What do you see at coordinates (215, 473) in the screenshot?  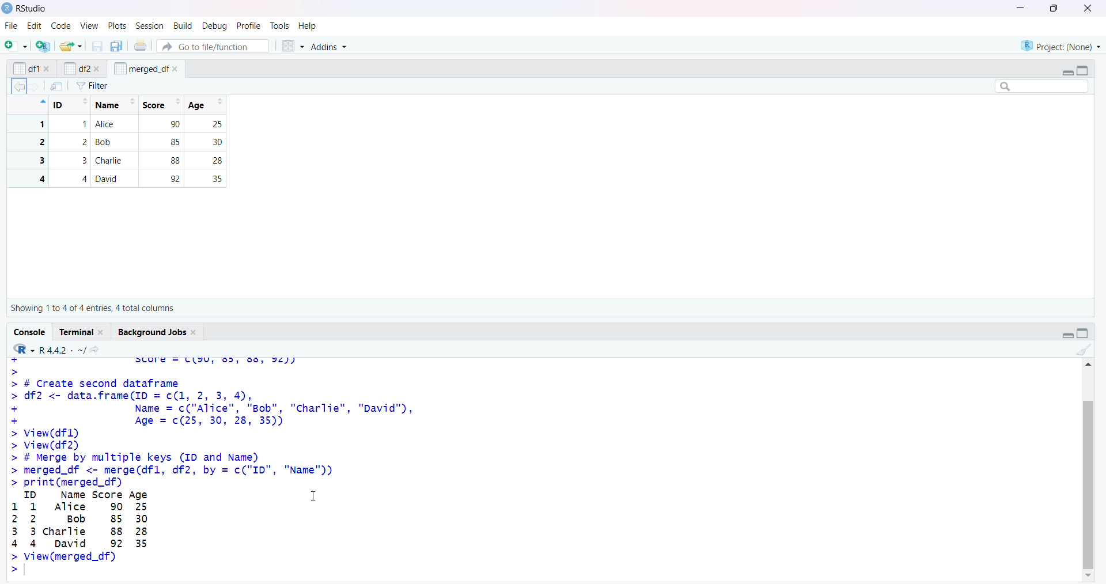 I see `>> # Create second dataframe> df2 <- data.frame(iD = c(1, 2, 3, 4),+ Name = c("Alice", "Bob", "Charlie", "David"),+ Age = c(25, 30, 28, 35))> View(df1l)> View(df2)> # Merge by multiple keys (ID and Name)> merged_df <- merge(dfl, df2, by = c("ID", "Name"))> print(merged_df)0 Name Score Age 1 1 Alice 90 252 2 Bob 85 303 3 charlie 88 284 4  Dpavid 92 35> View(merged_df)>` at bounding box center [215, 473].